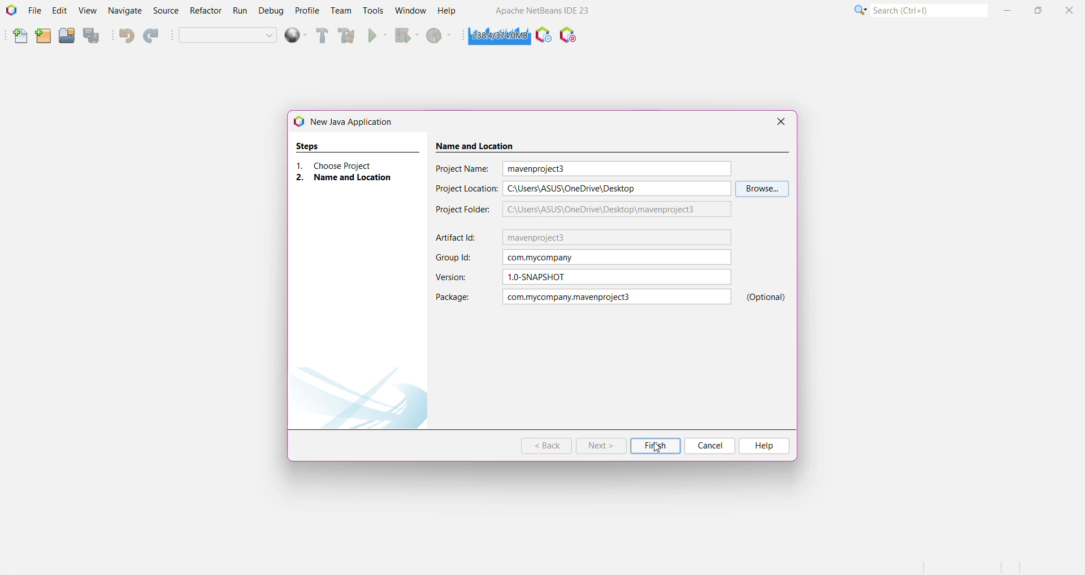  What do you see at coordinates (306, 11) in the screenshot?
I see `Profile` at bounding box center [306, 11].